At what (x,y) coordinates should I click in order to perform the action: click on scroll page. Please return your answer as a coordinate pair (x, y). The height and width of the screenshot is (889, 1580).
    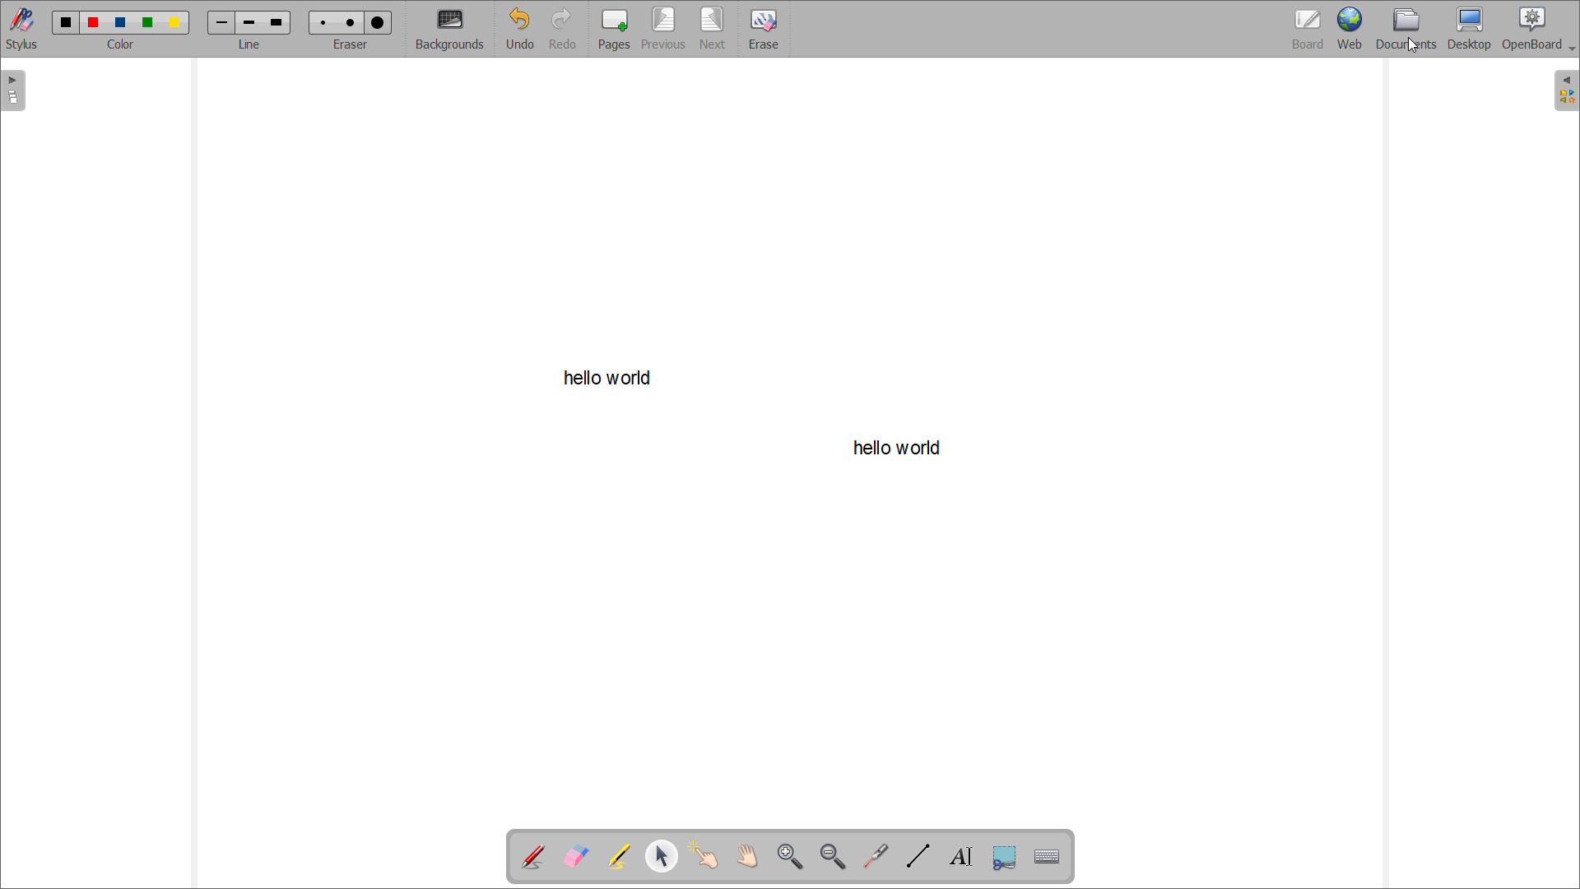
    Looking at the image, I should click on (746, 854).